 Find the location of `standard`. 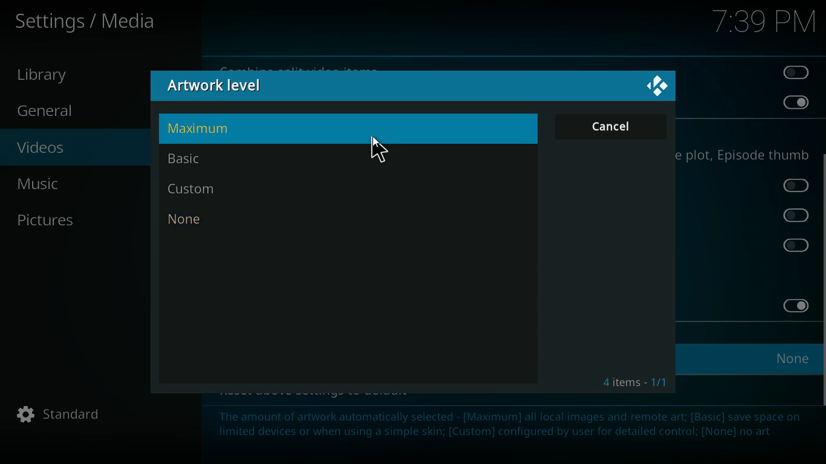

standard is located at coordinates (66, 414).